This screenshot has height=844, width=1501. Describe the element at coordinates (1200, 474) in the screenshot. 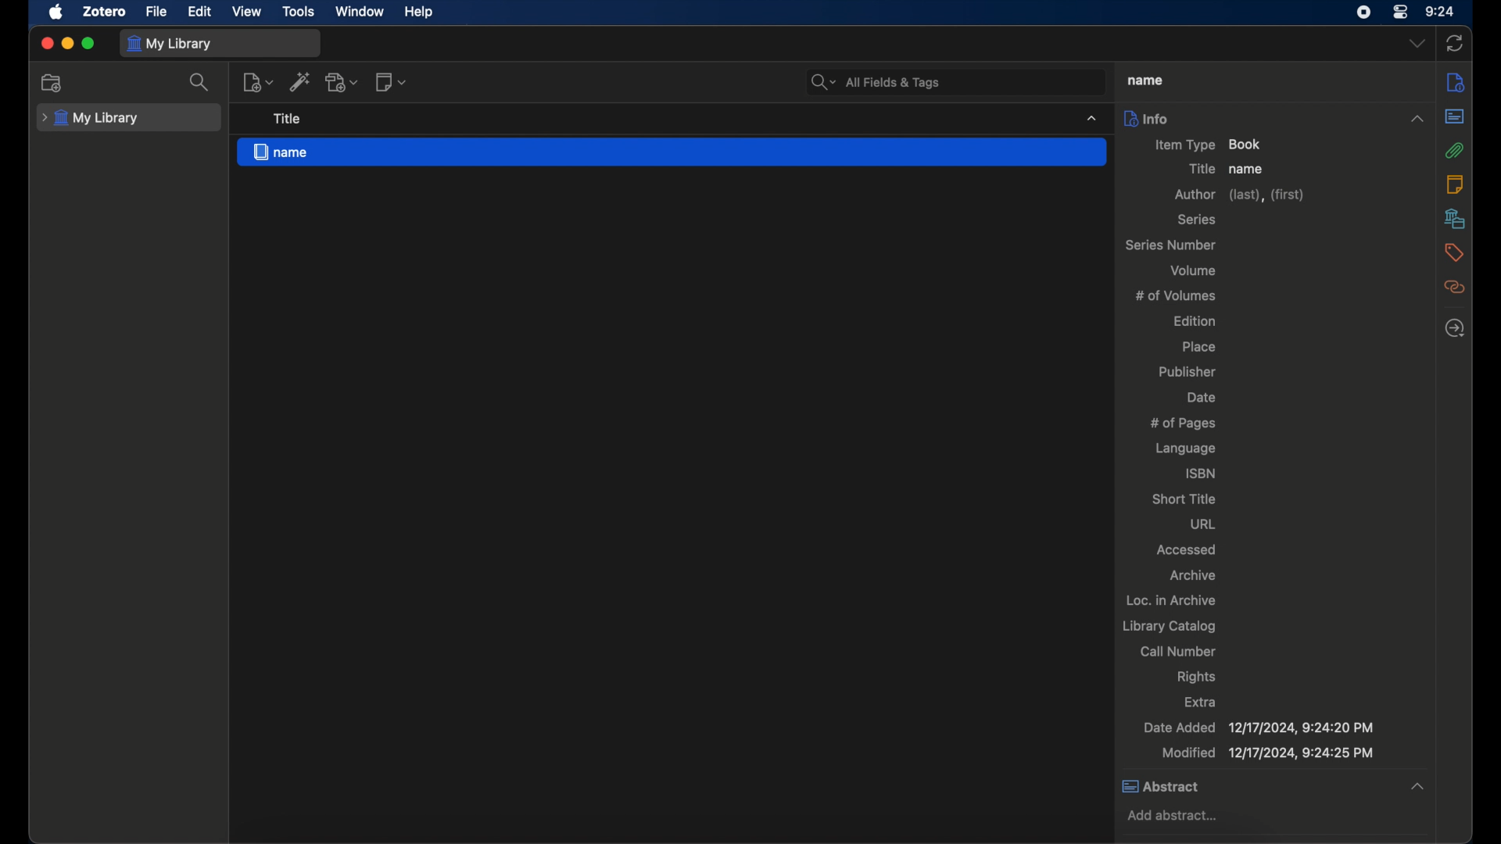

I see `isbn` at that location.